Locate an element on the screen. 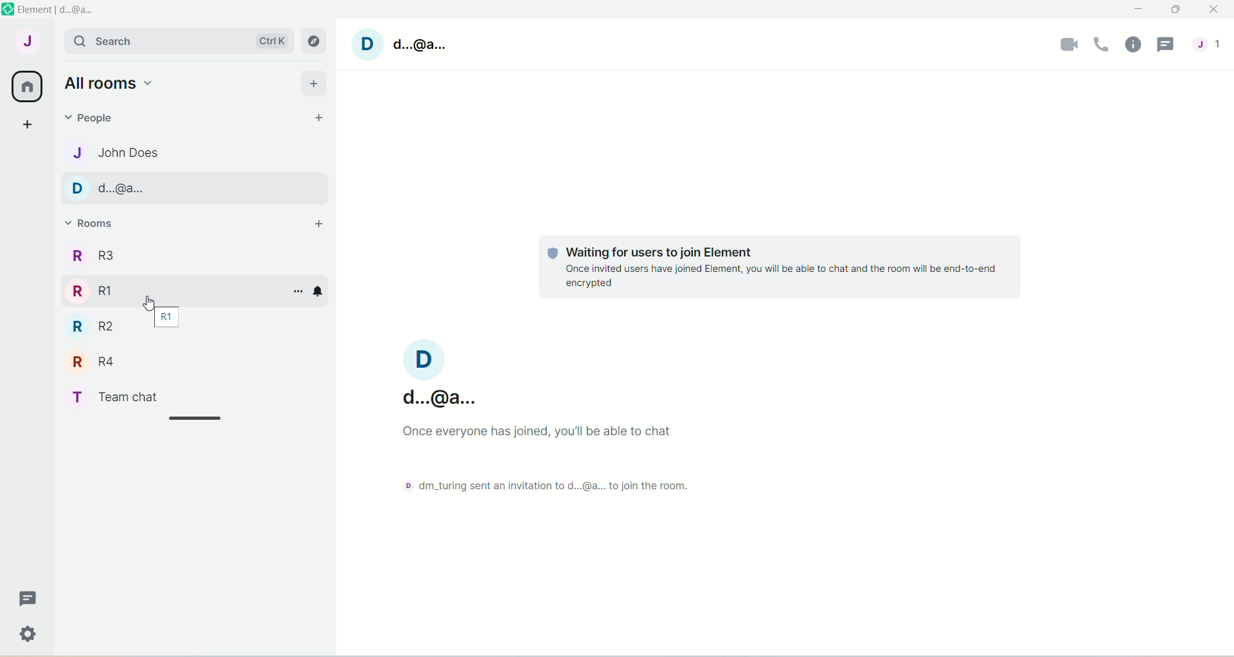 This screenshot has height=657, width=1234. create a space is located at coordinates (29, 123).